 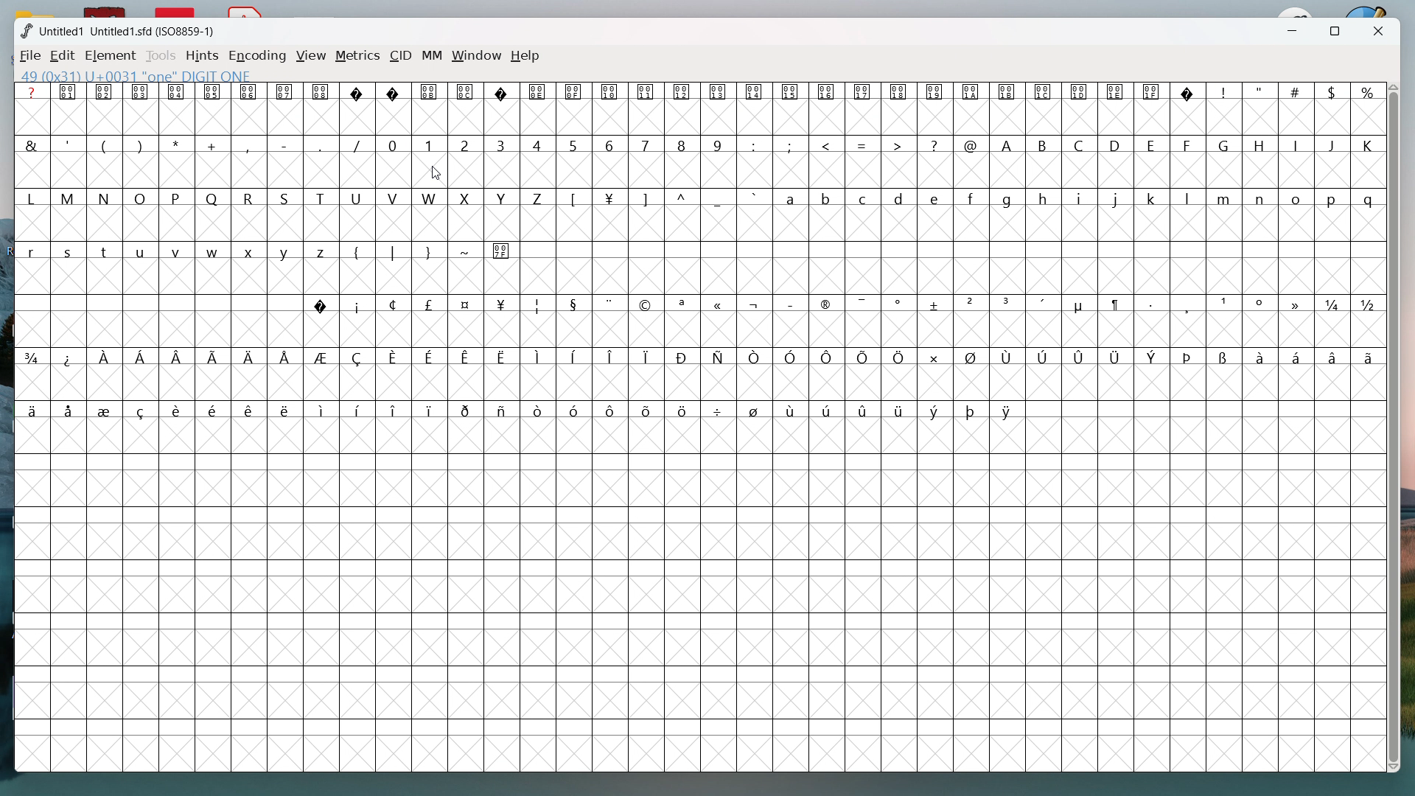 I want to click on $, so click(x=1330, y=91).